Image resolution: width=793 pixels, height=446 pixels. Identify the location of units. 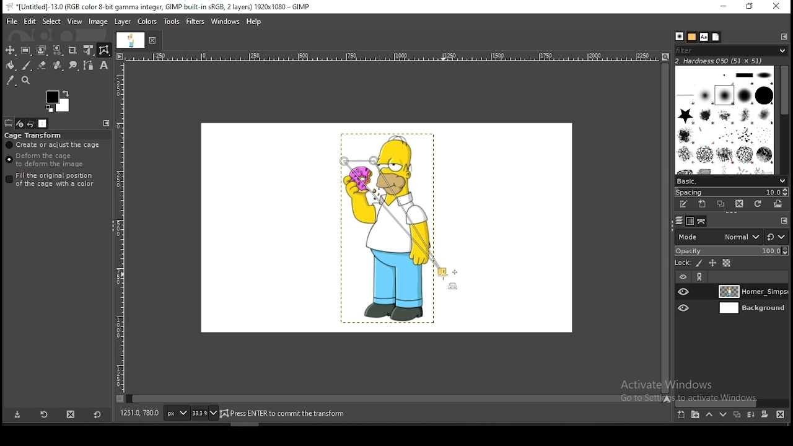
(175, 414).